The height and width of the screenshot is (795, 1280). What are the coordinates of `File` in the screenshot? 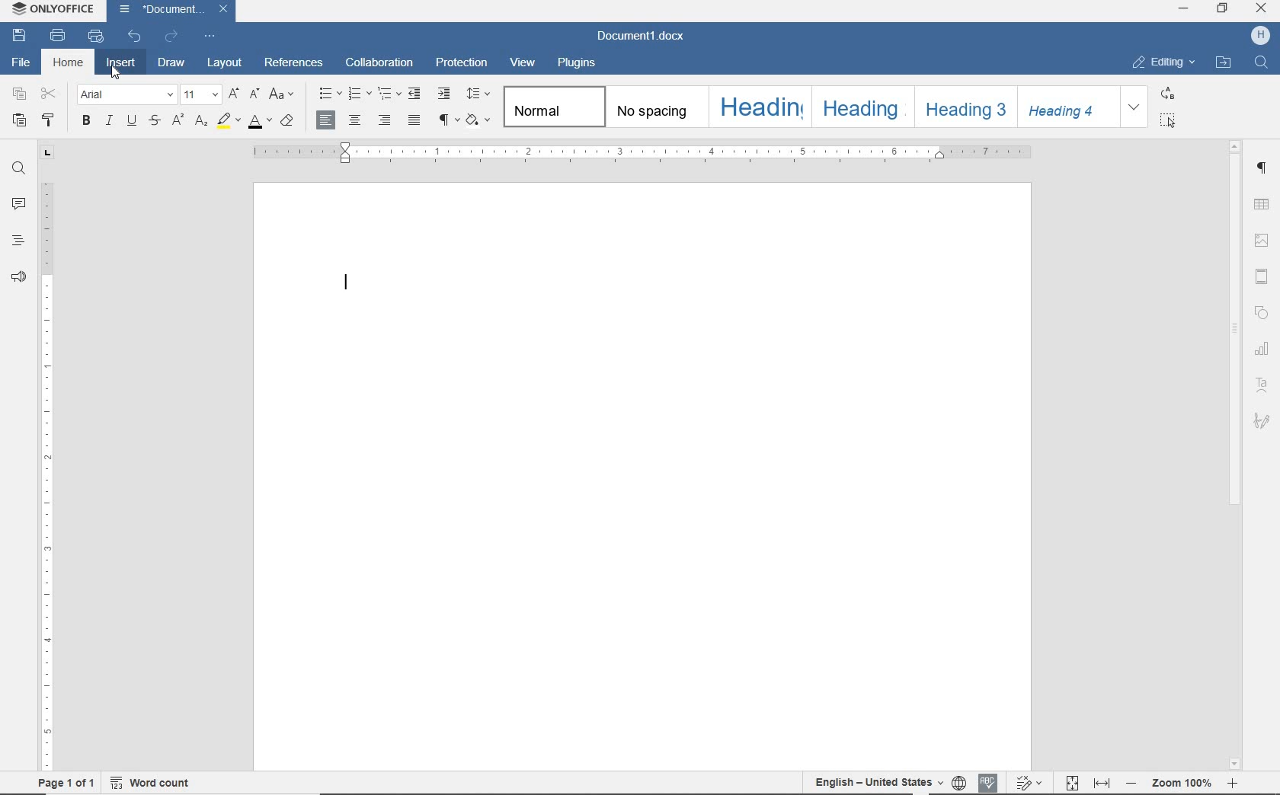 It's located at (21, 62).